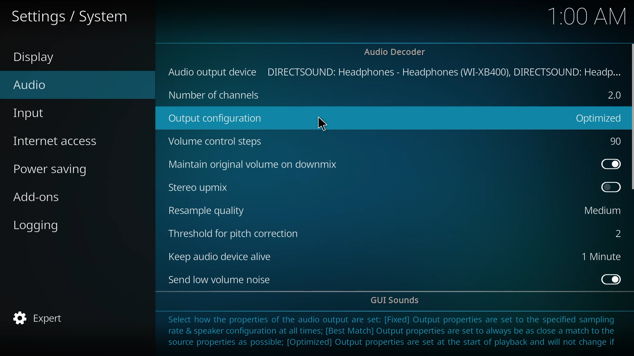  Describe the element at coordinates (44, 320) in the screenshot. I see `expert` at that location.